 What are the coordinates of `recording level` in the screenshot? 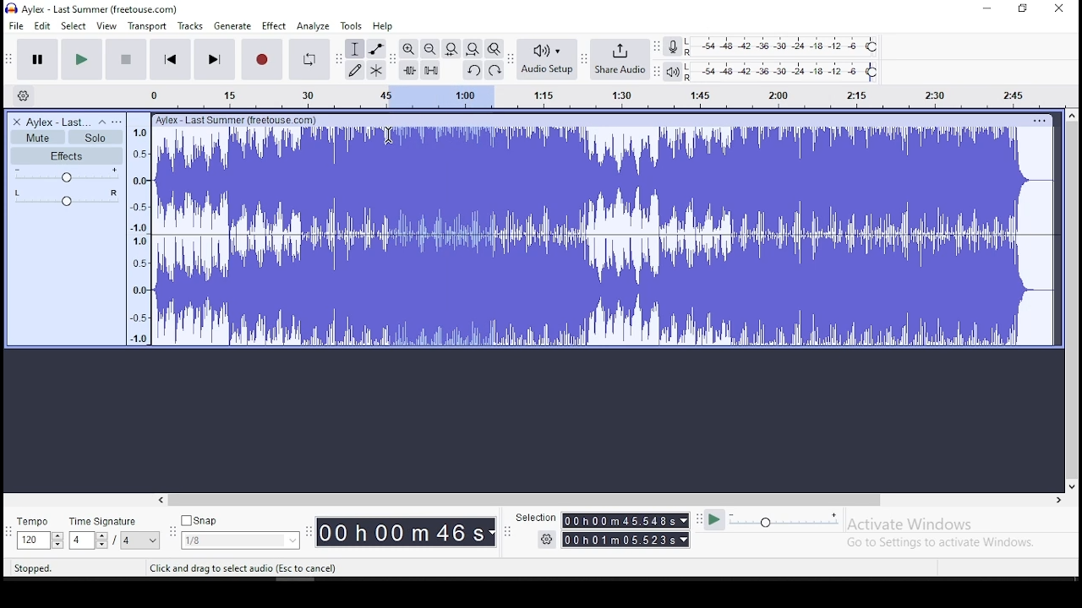 It's located at (788, 46).